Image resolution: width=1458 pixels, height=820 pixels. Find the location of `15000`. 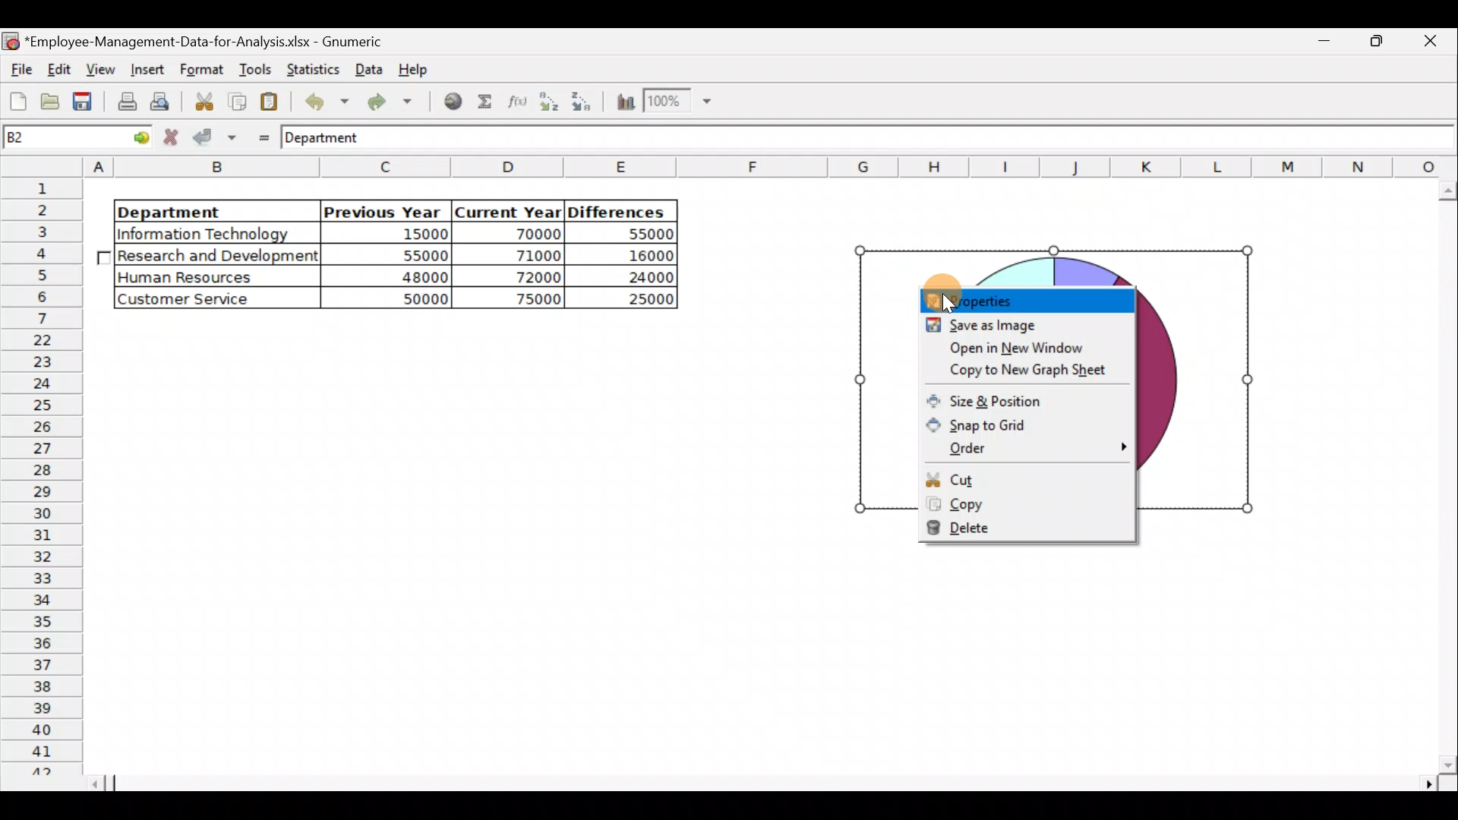

15000 is located at coordinates (398, 236).